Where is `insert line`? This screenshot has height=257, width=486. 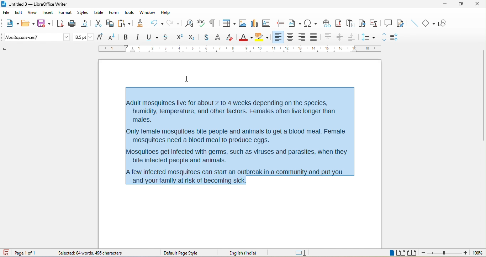 insert line is located at coordinates (414, 23).